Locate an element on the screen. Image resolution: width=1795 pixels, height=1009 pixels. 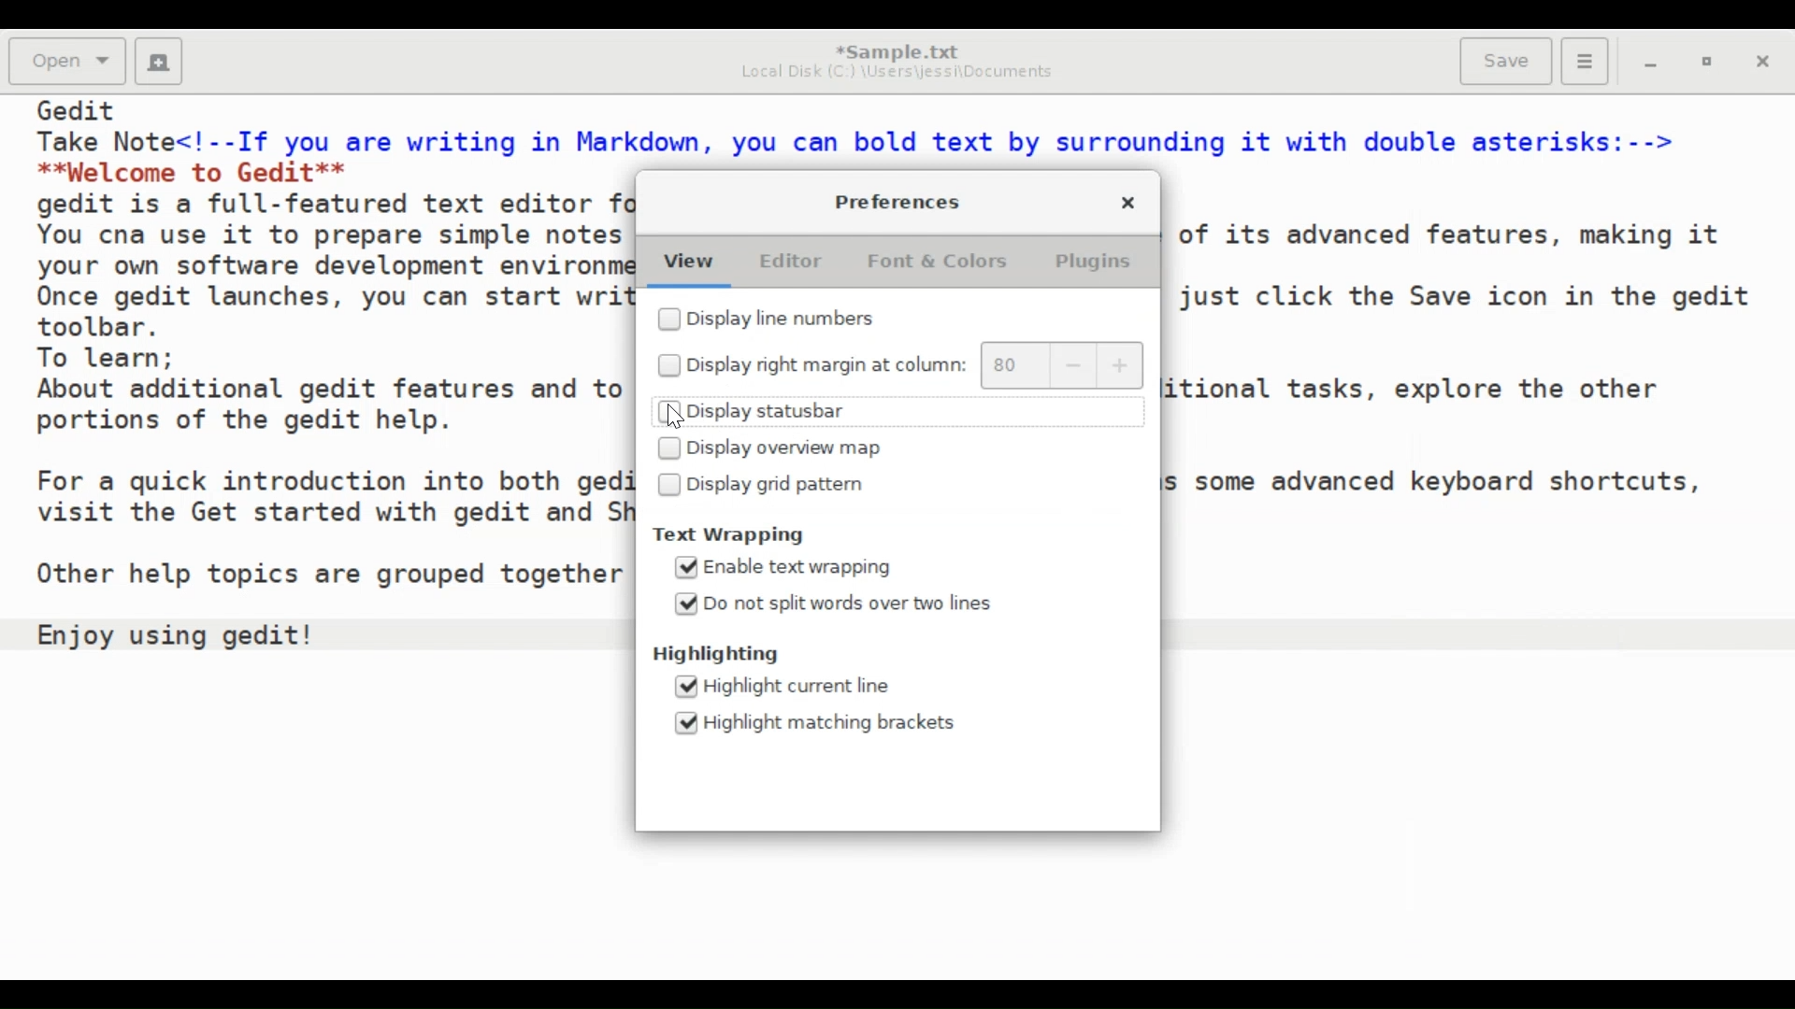
(un)select Enable text wrapping is located at coordinates (794, 569).